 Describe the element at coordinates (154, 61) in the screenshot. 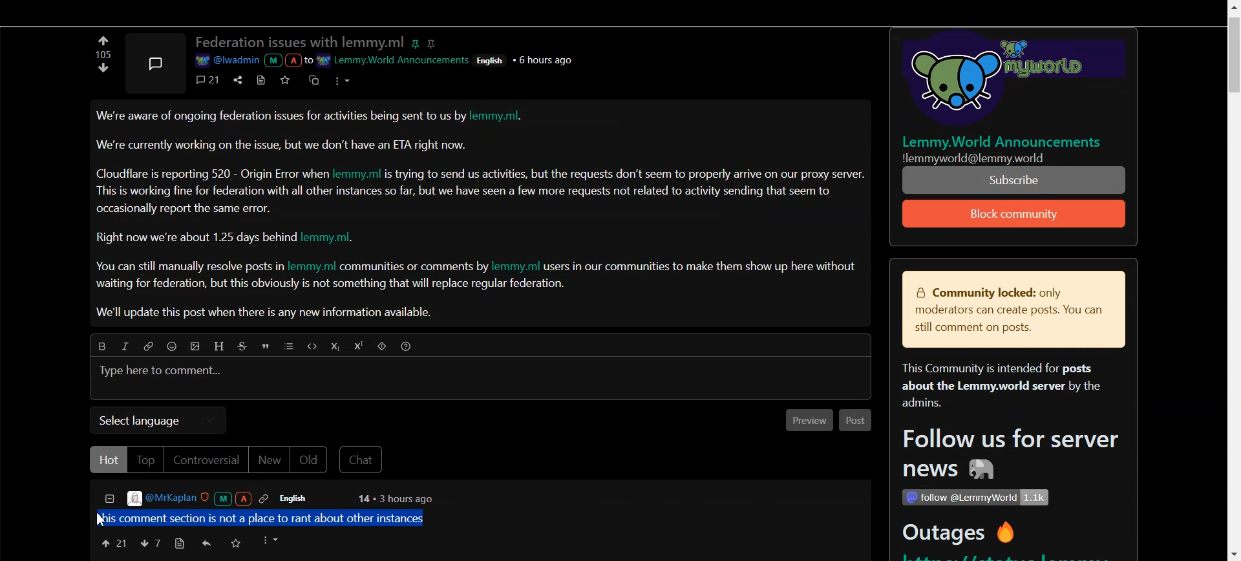

I see `Picture` at that location.